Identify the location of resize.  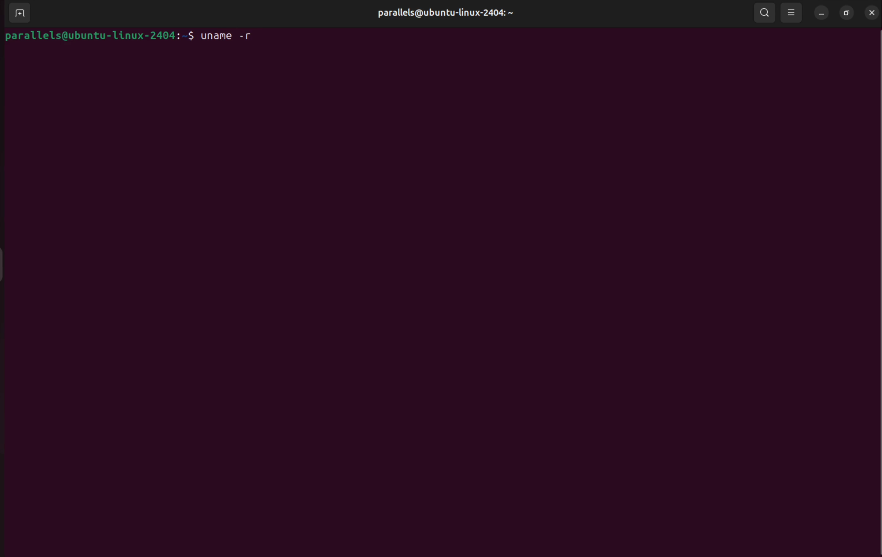
(845, 12).